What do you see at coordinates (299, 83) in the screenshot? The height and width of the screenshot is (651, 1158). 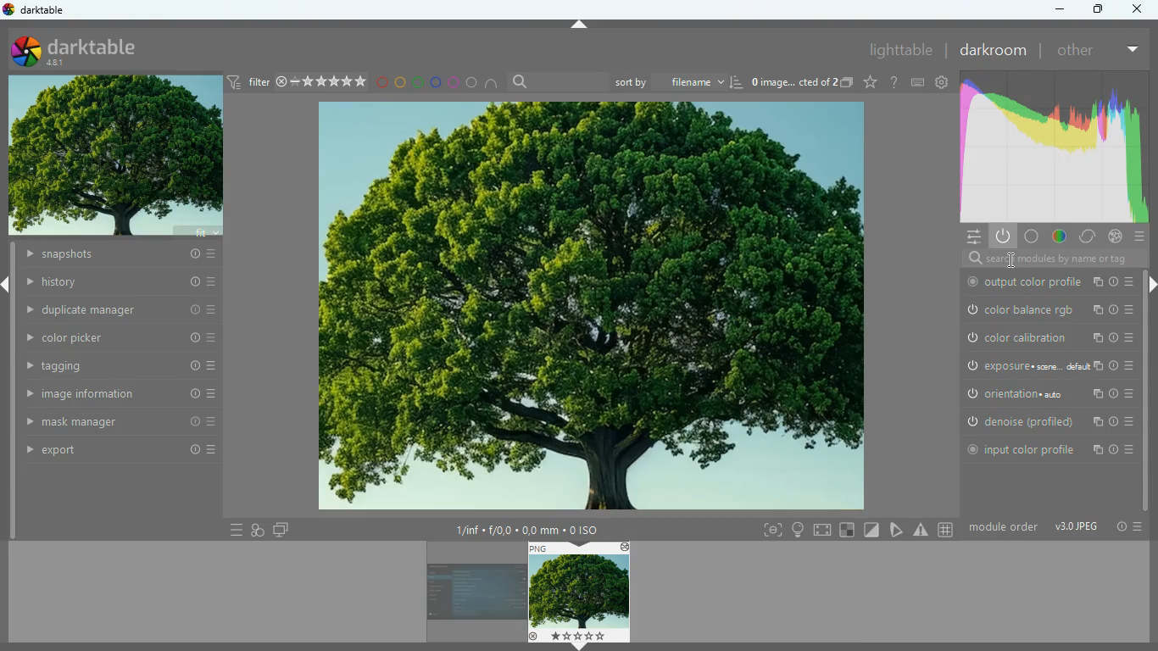 I see `filter` at bounding box center [299, 83].